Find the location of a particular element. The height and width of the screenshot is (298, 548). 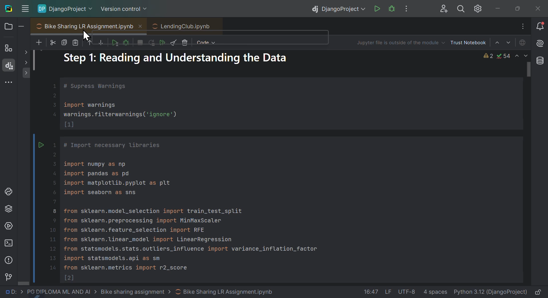

Jupiter is offline is located at coordinates (523, 43).